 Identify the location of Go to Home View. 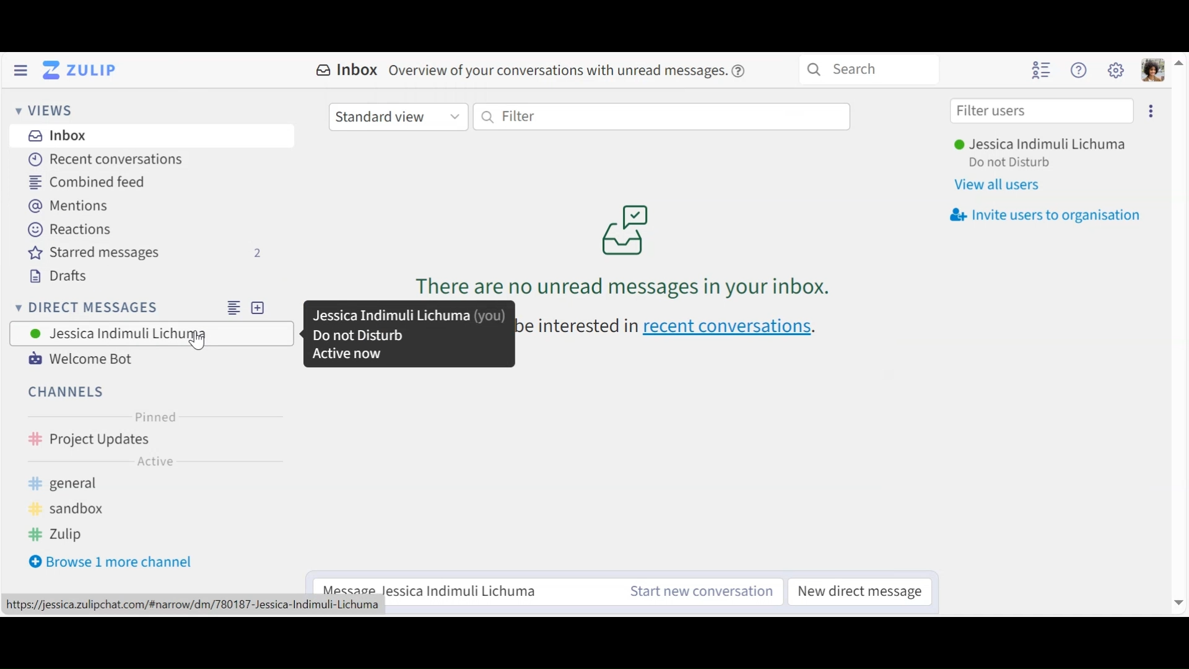
(77, 70).